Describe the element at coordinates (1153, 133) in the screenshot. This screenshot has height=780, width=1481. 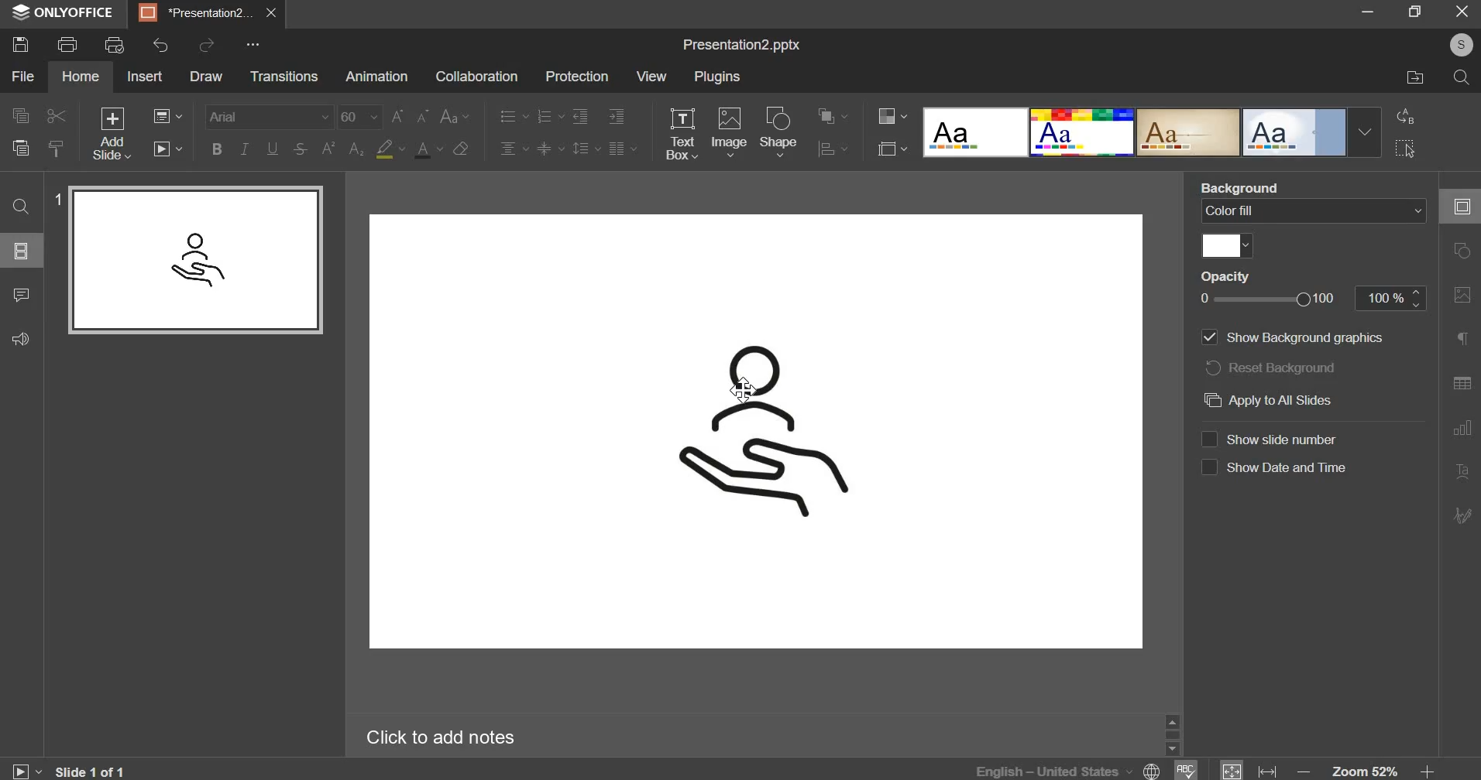
I see `design` at that location.